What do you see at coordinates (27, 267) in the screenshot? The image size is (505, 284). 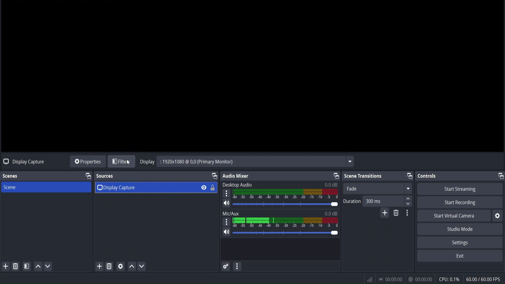 I see `open scene filter` at bounding box center [27, 267].